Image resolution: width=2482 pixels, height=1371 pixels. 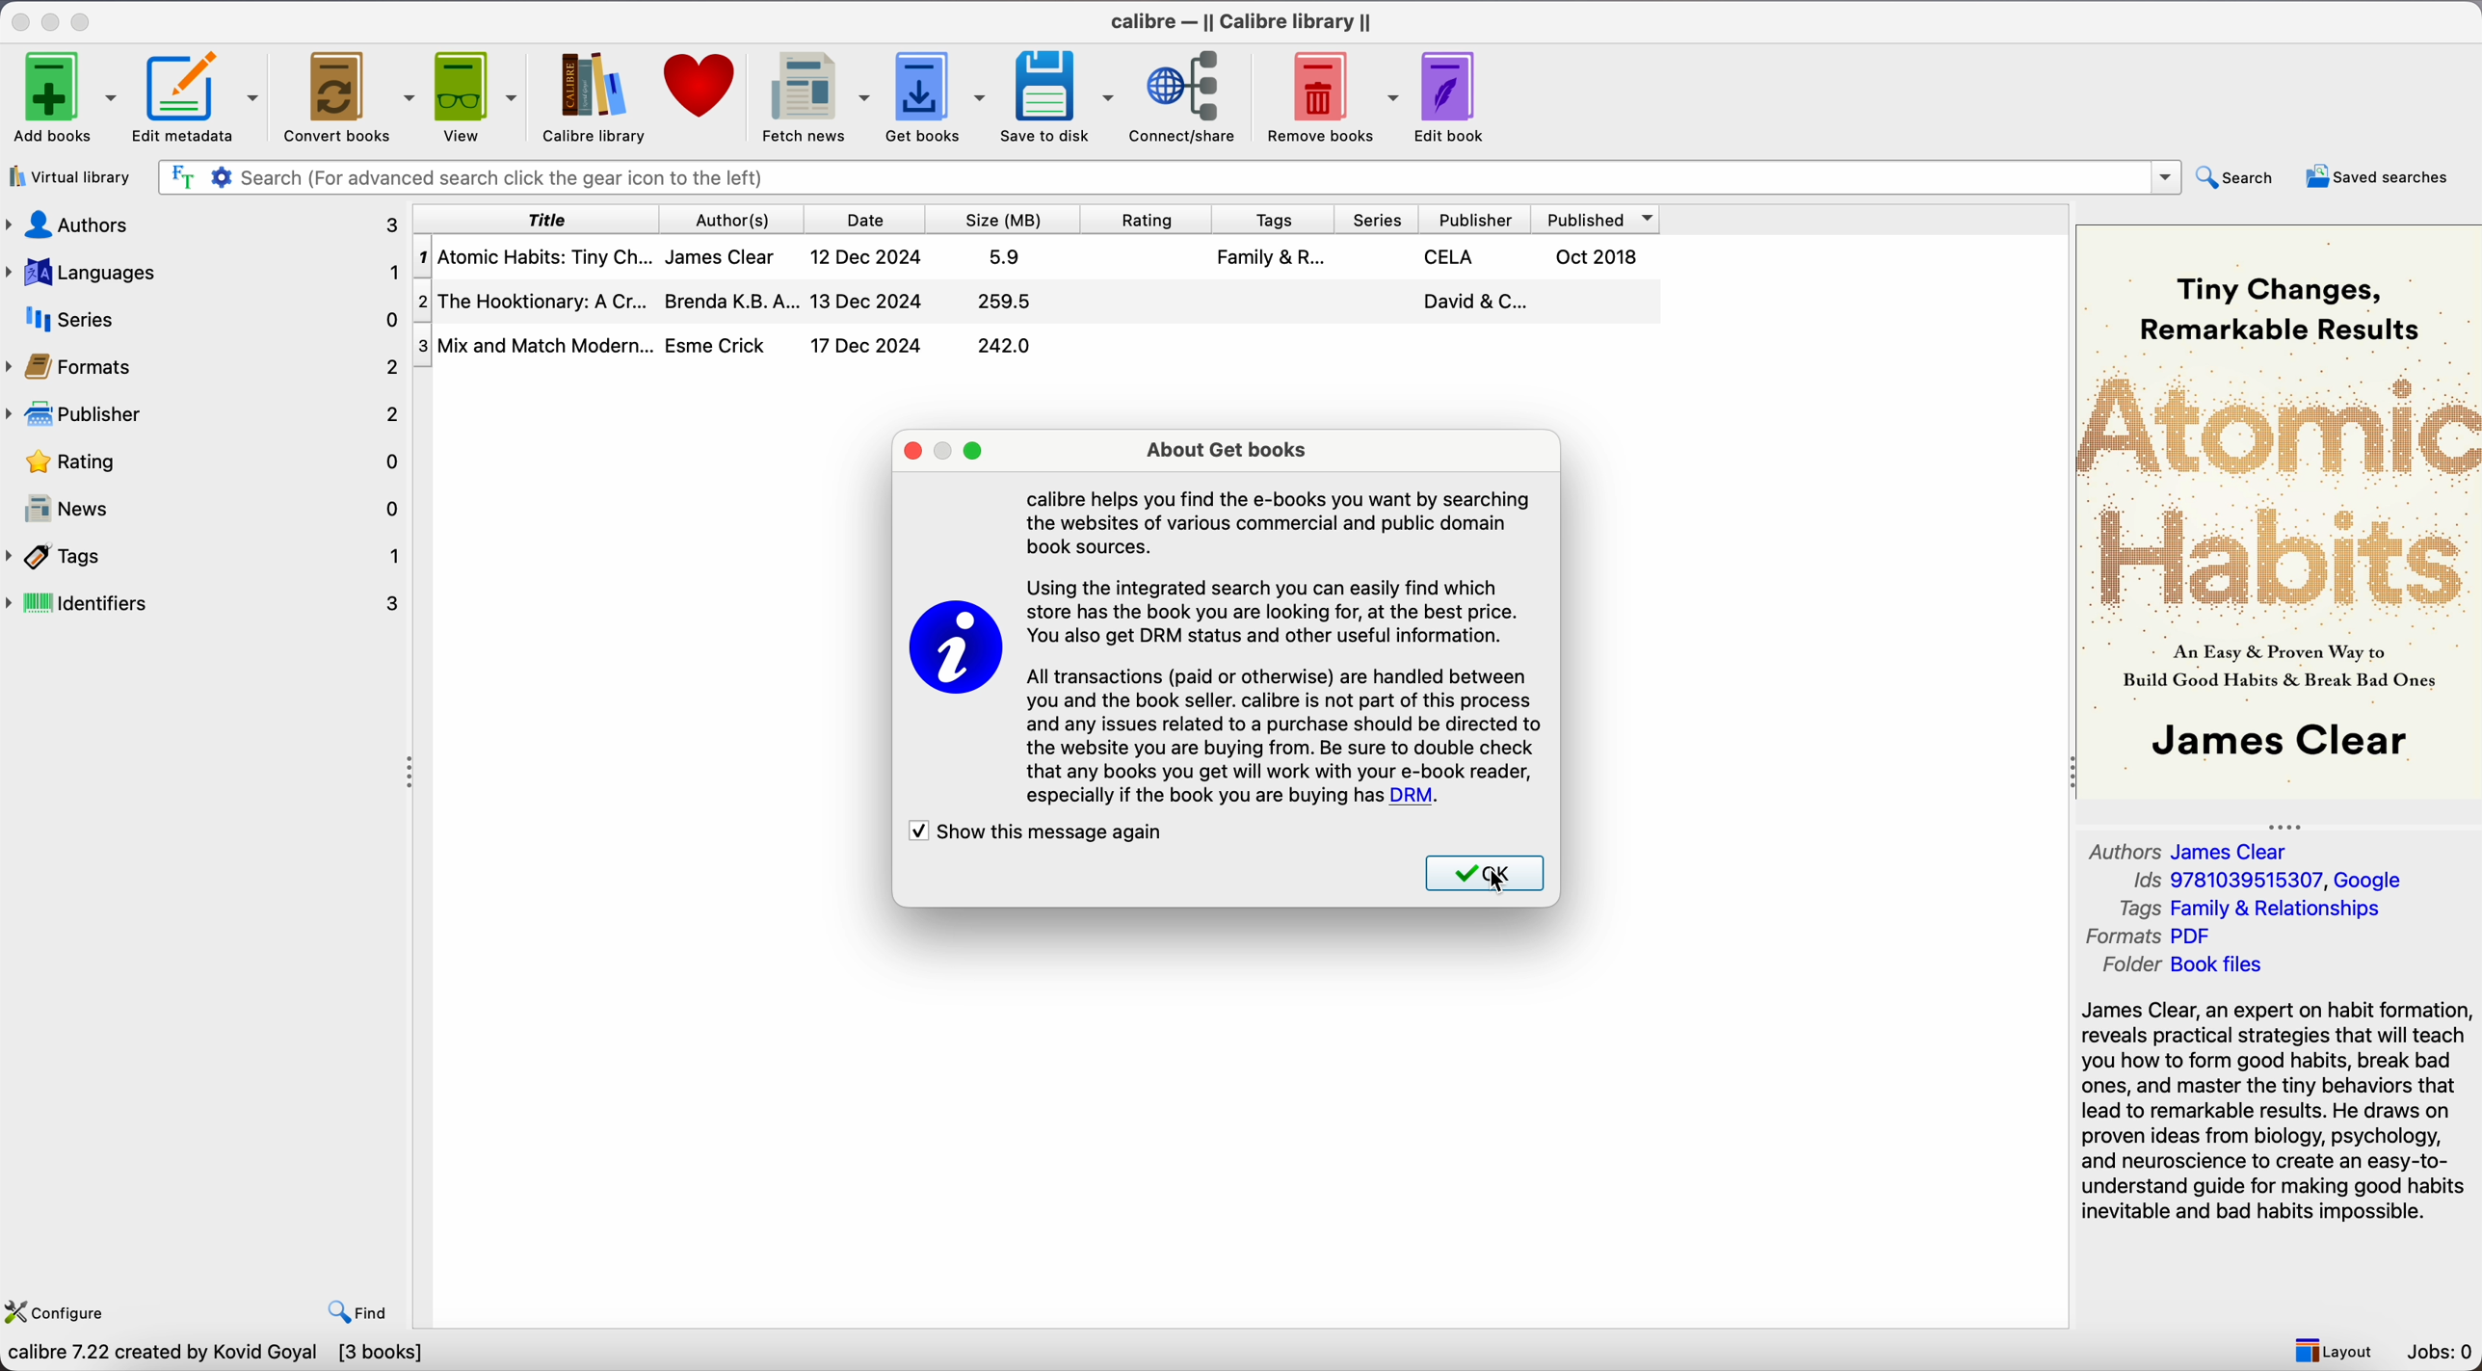 What do you see at coordinates (911, 452) in the screenshot?
I see `close` at bounding box center [911, 452].